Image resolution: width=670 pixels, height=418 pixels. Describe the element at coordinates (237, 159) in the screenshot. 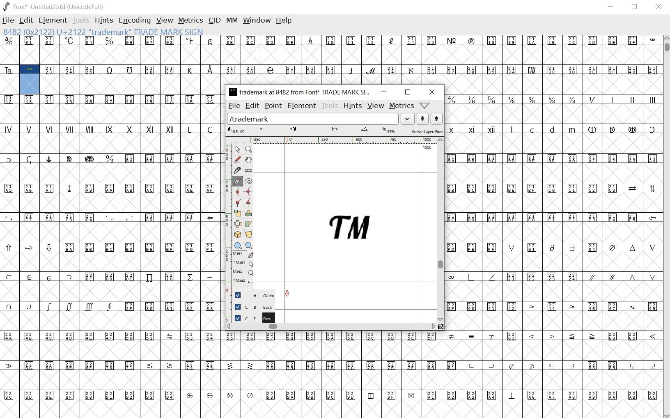

I see `draw a freehand curve` at that location.